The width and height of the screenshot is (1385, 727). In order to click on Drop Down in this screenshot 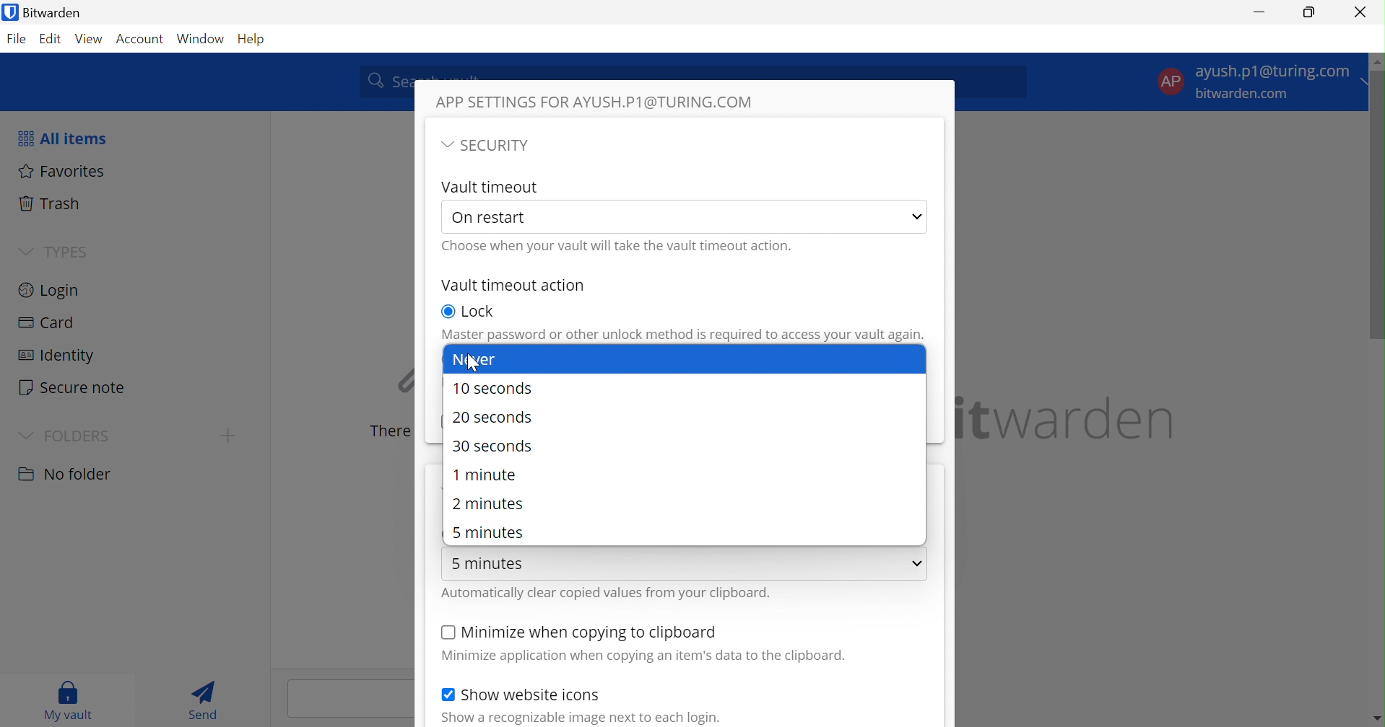, I will do `click(25, 252)`.